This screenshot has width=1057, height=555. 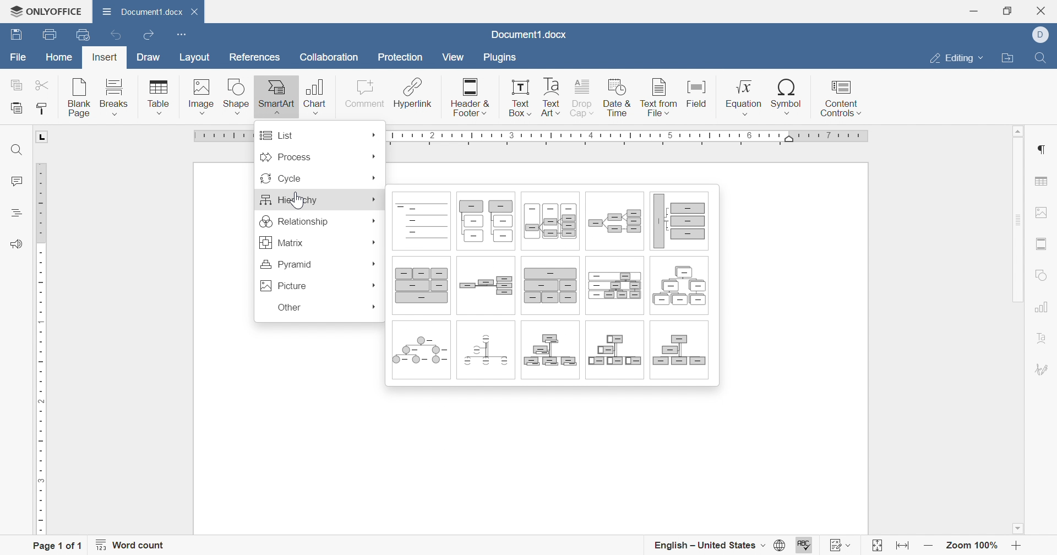 I want to click on More, so click(x=375, y=200).